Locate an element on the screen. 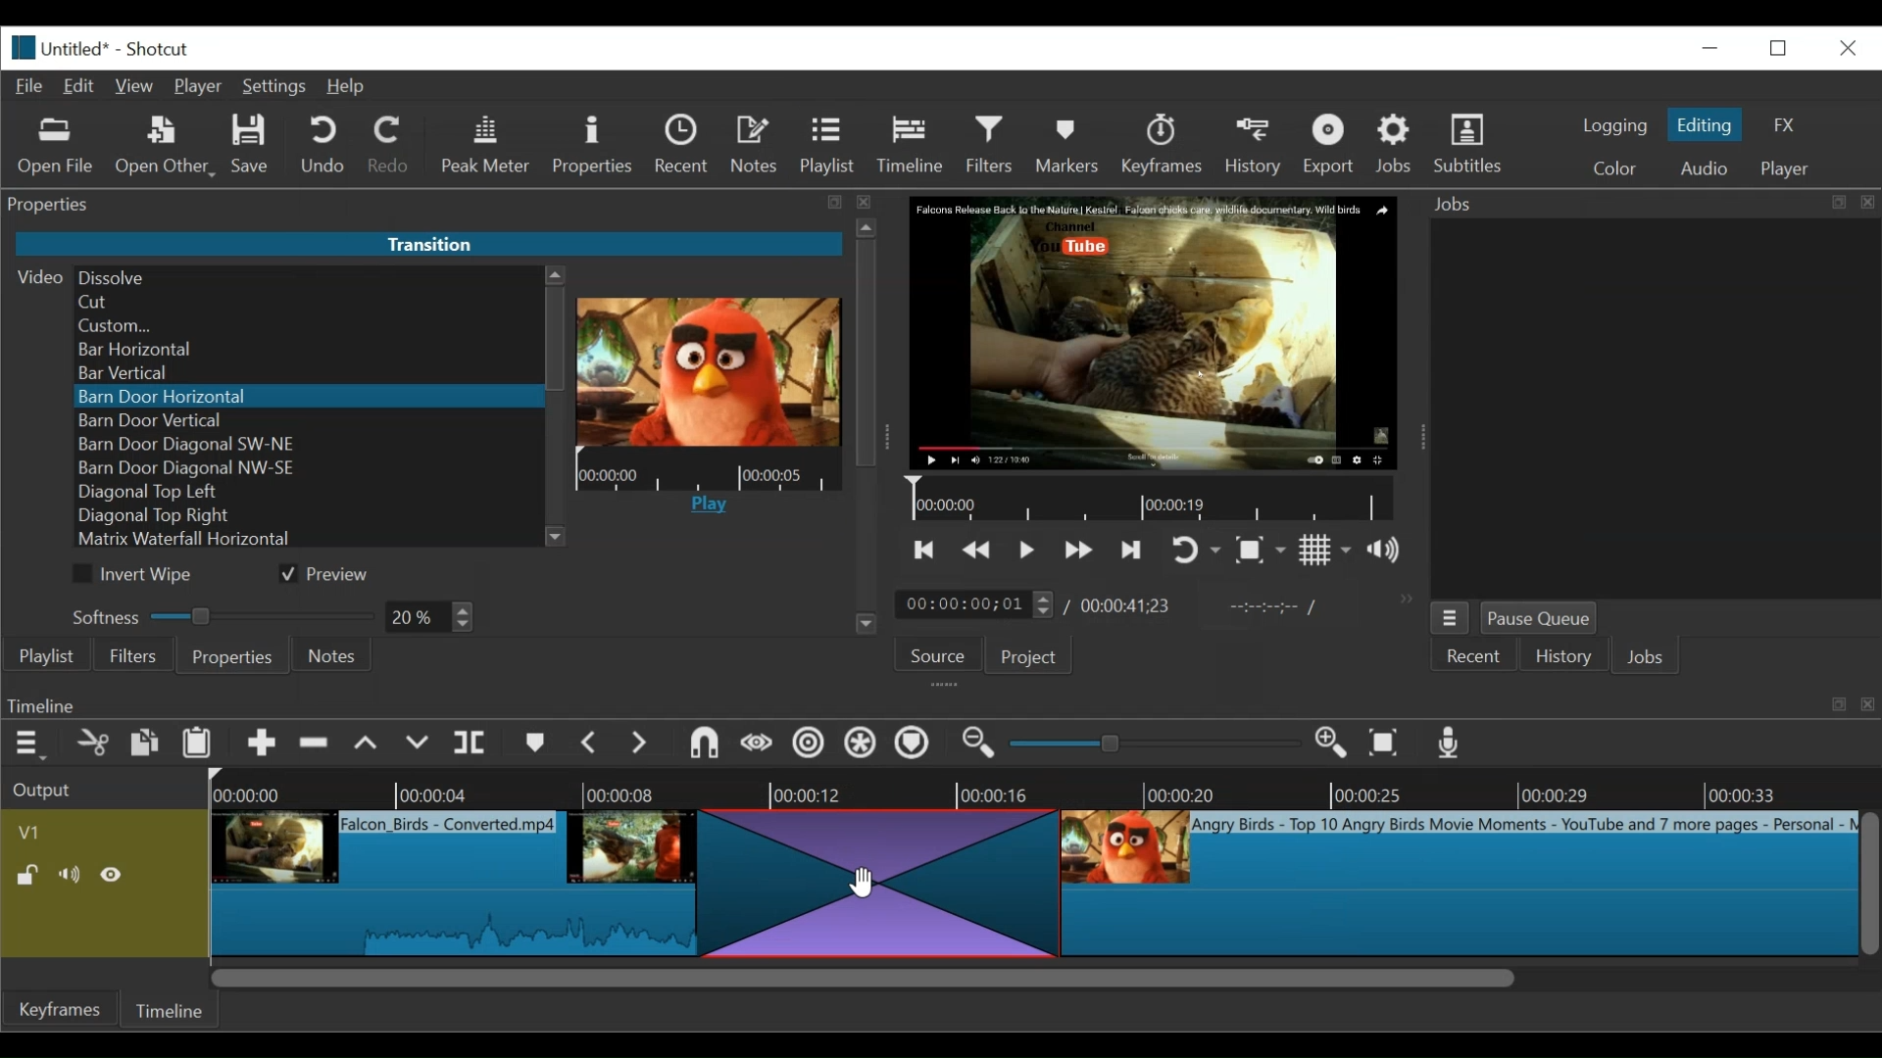 This screenshot has height=1058, width=1882. Adjust Softness Slider is located at coordinates (215, 612).